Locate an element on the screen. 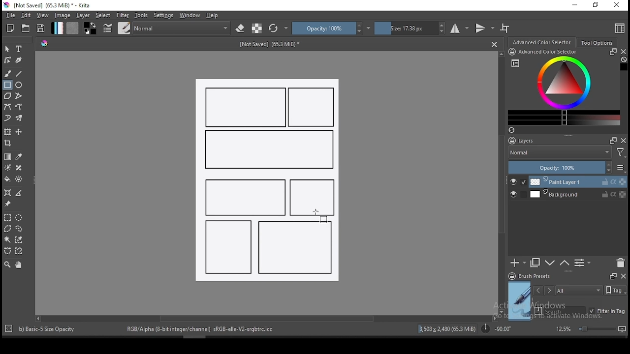 Image resolution: width=630 pixels, height=354 pixels. advance color selector is located at coordinates (543, 42).